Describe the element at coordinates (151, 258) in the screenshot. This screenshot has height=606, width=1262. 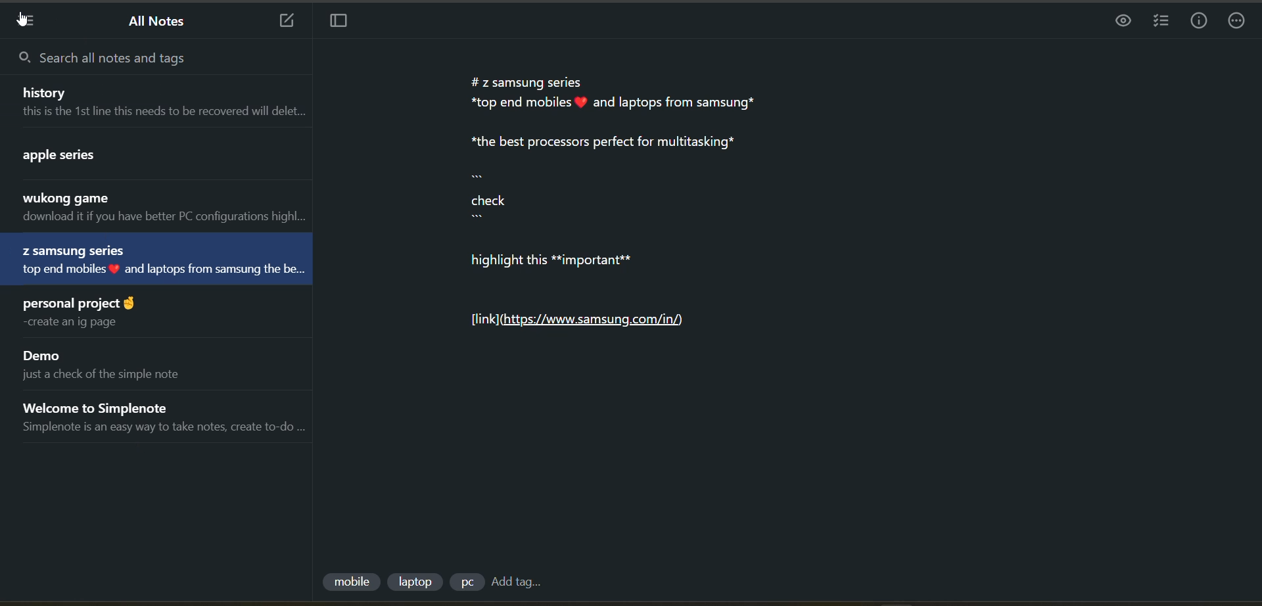
I see `note title and preview` at that location.